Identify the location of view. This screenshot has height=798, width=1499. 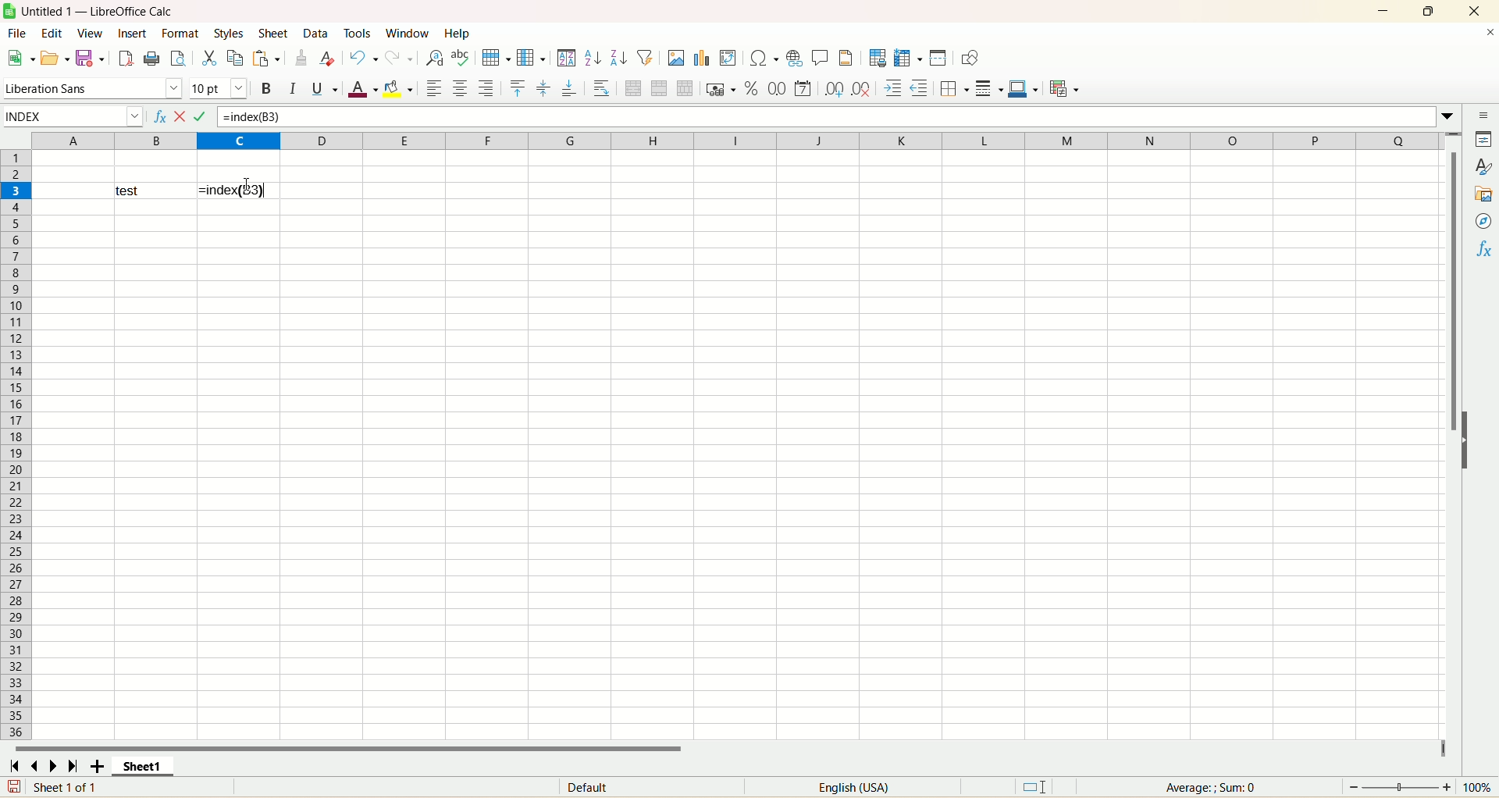
(90, 34).